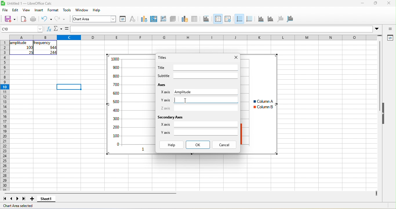 The image size is (396, 209). Describe the element at coordinates (17, 199) in the screenshot. I see `next sheet` at that location.